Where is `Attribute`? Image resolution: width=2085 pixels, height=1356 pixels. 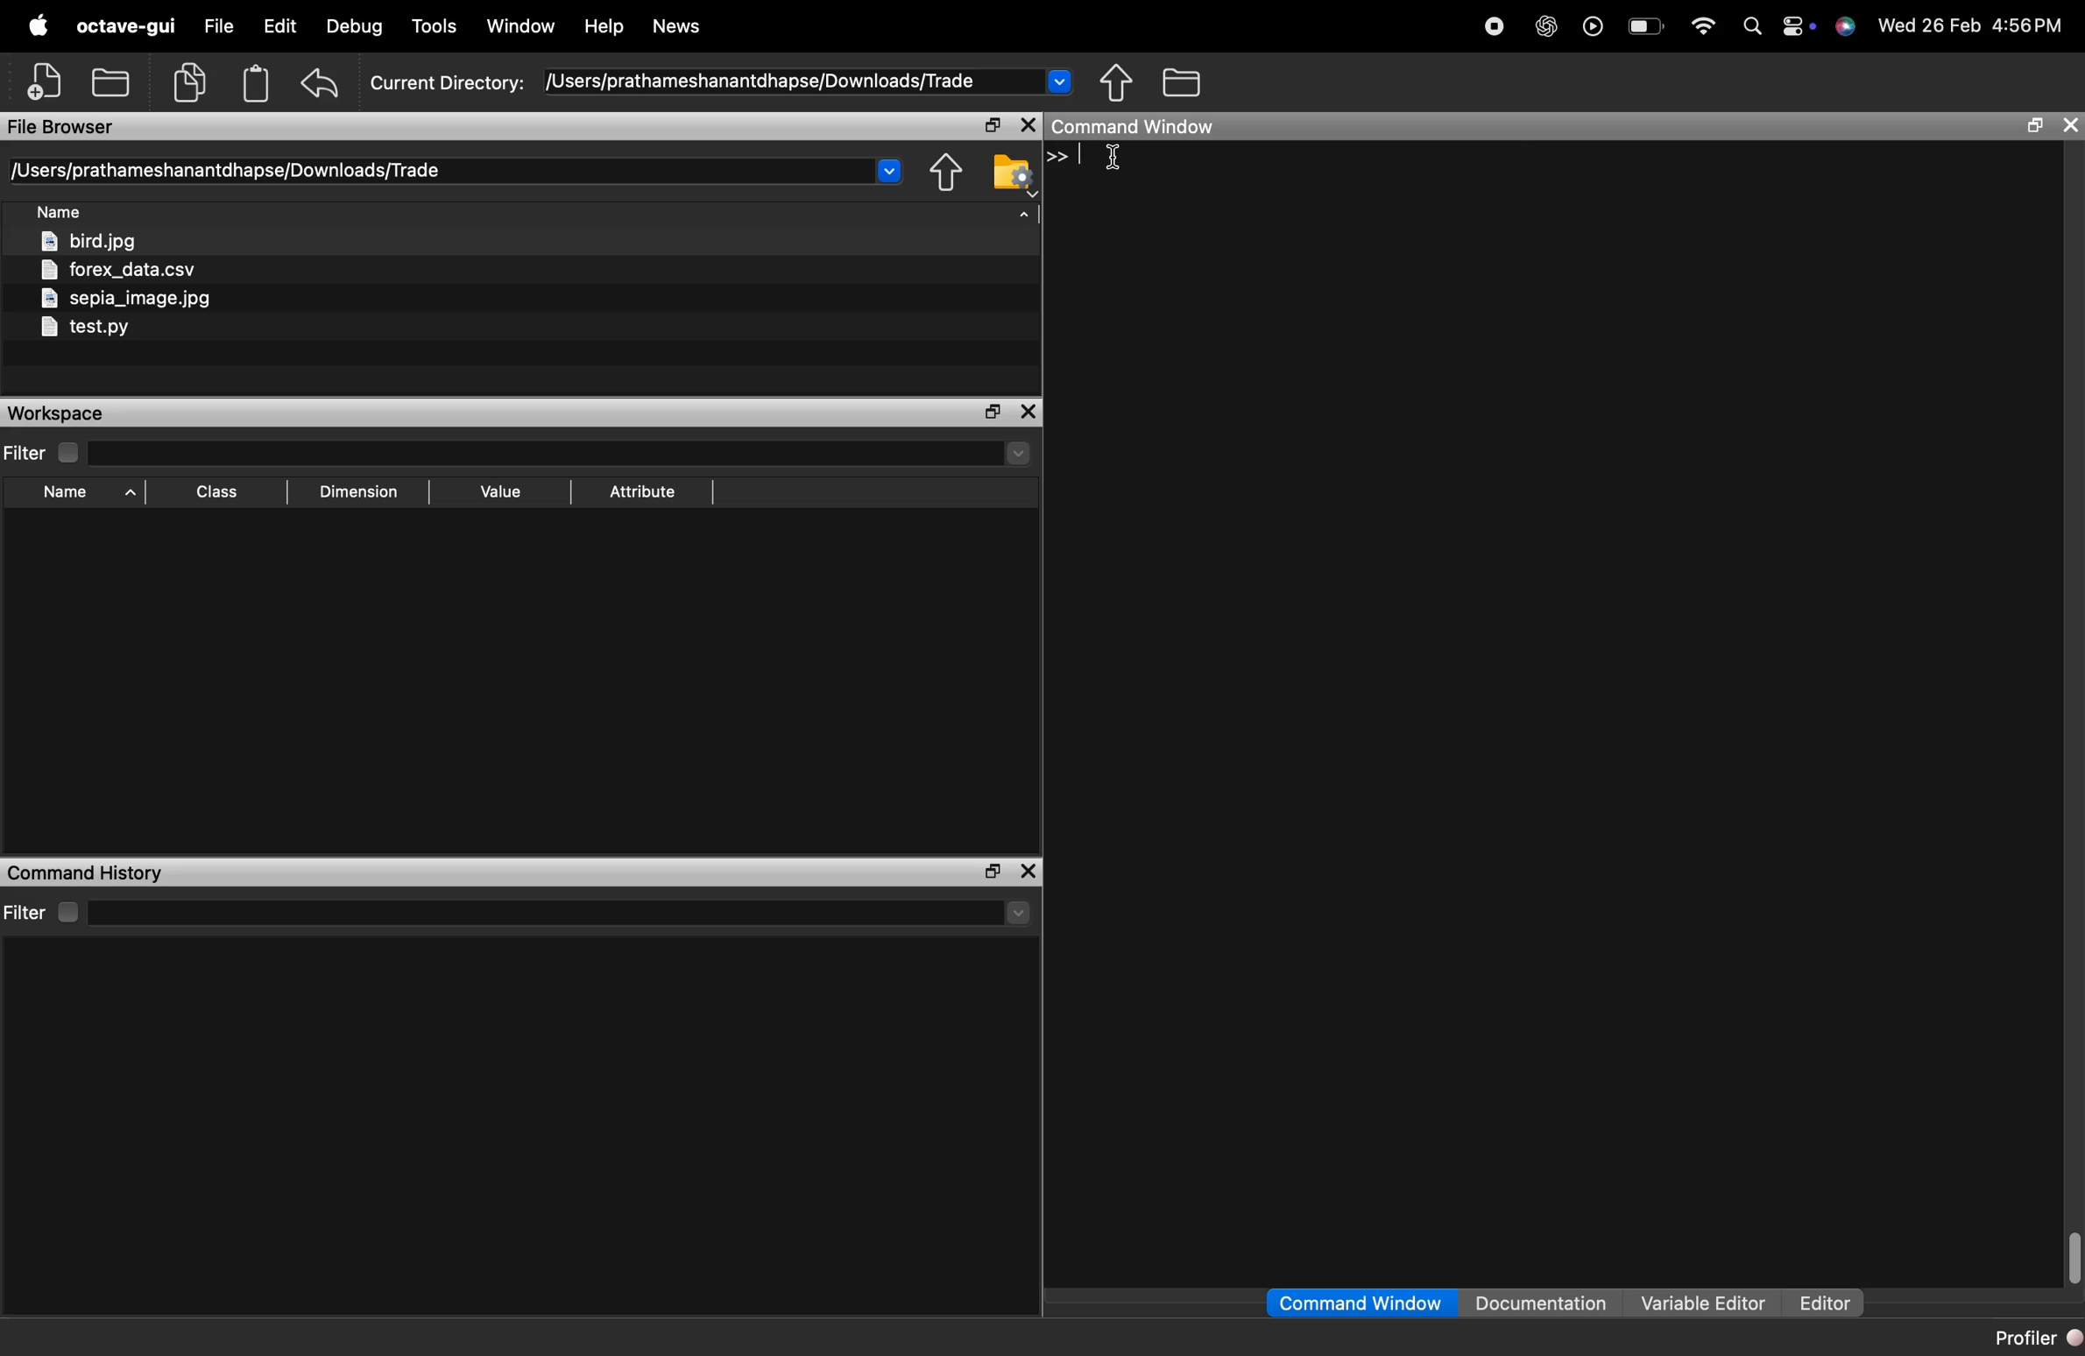
Attribute is located at coordinates (643, 491).